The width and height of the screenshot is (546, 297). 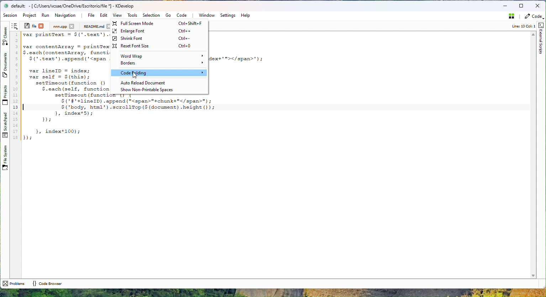 What do you see at coordinates (15, 26) in the screenshot?
I see `Show sorted list` at bounding box center [15, 26].